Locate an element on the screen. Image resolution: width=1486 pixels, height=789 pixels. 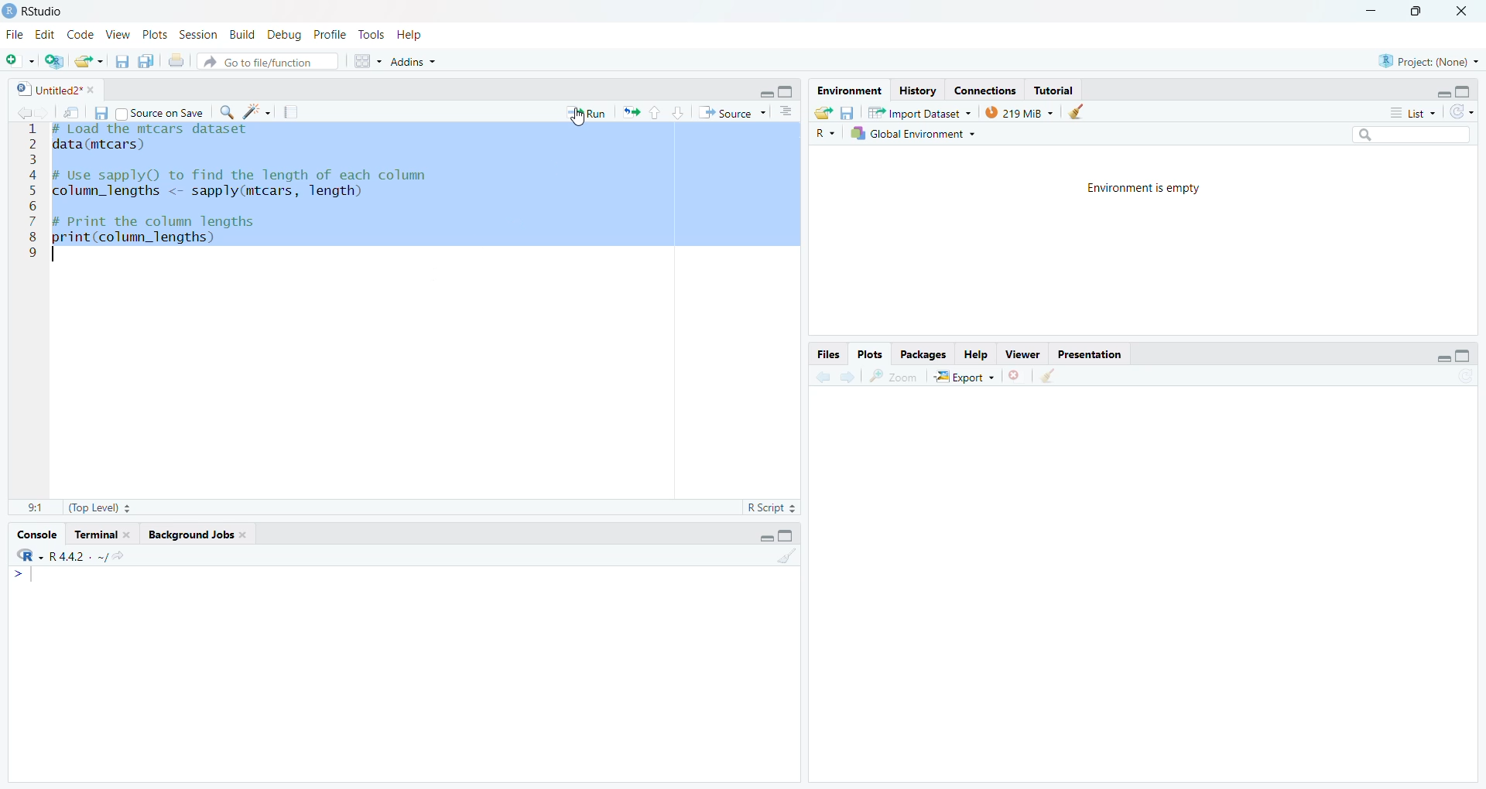
Viewer is located at coordinates (1022, 354).